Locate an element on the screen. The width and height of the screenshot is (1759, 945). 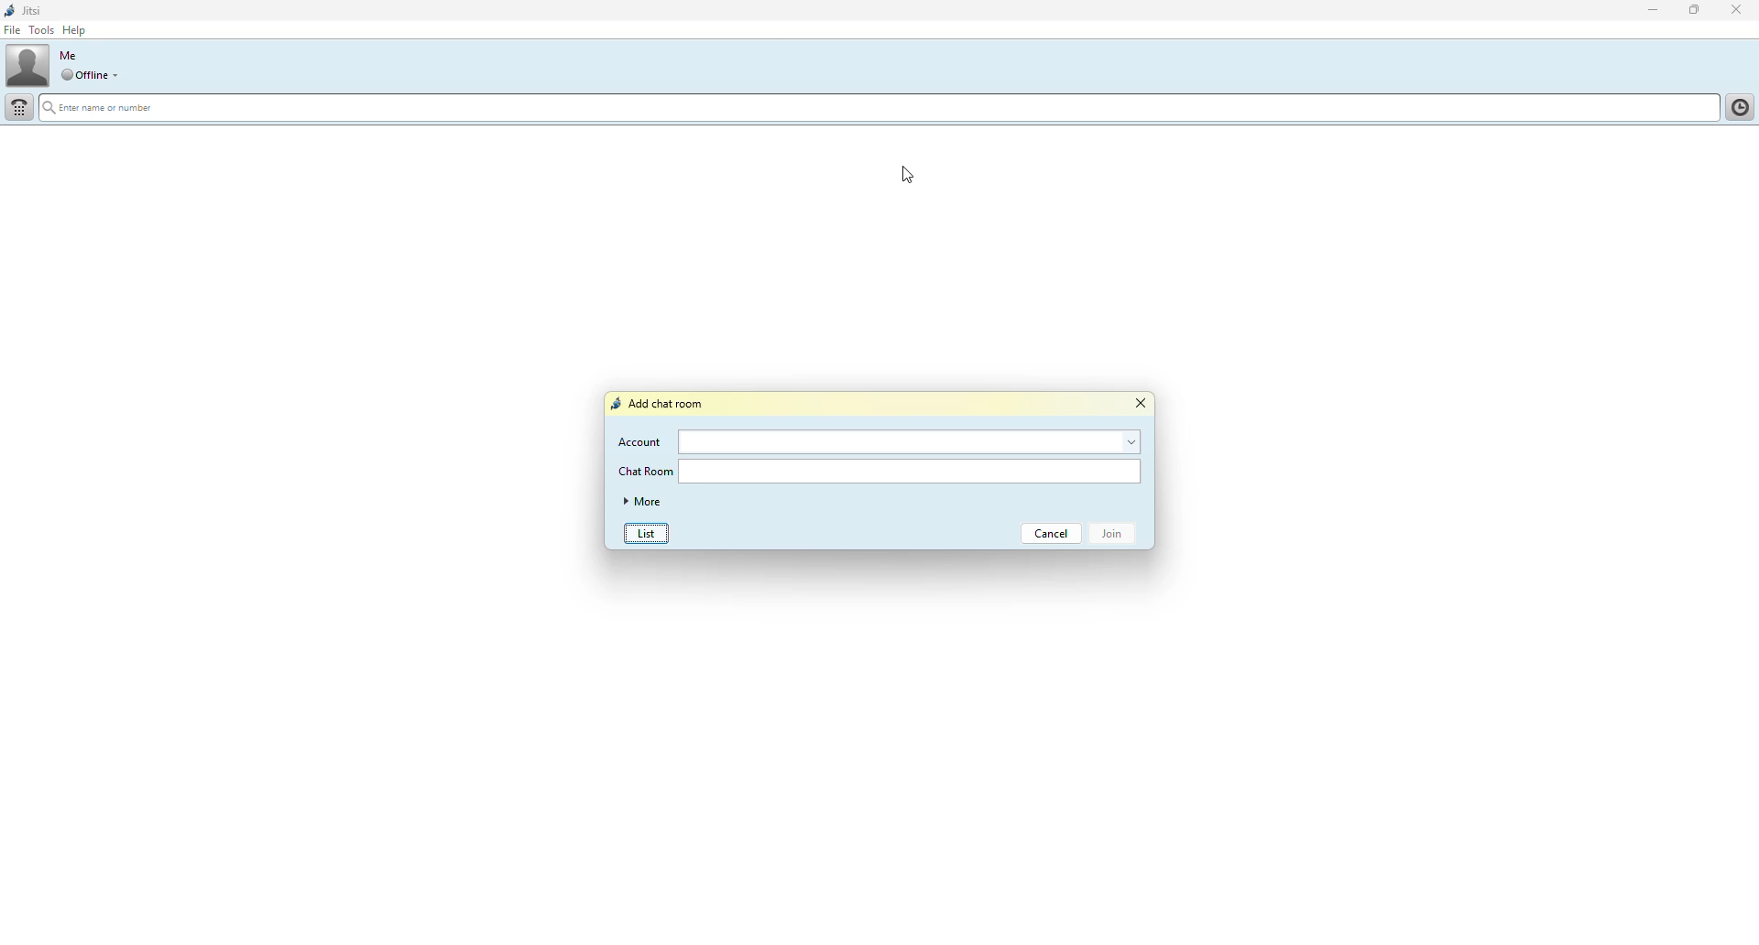
chat room is located at coordinates (649, 472).